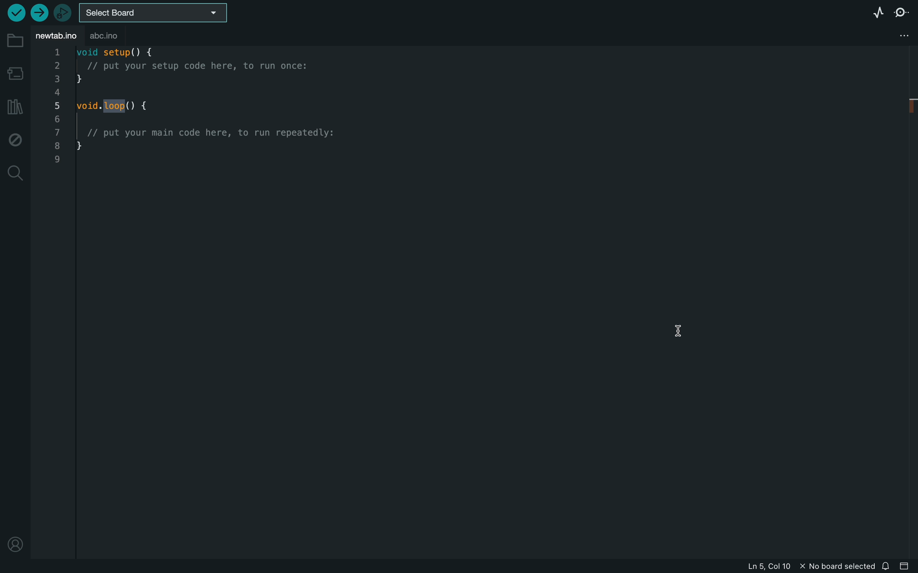 This screenshot has height=573, width=918. What do you see at coordinates (18, 13) in the screenshot?
I see `verify` at bounding box center [18, 13].